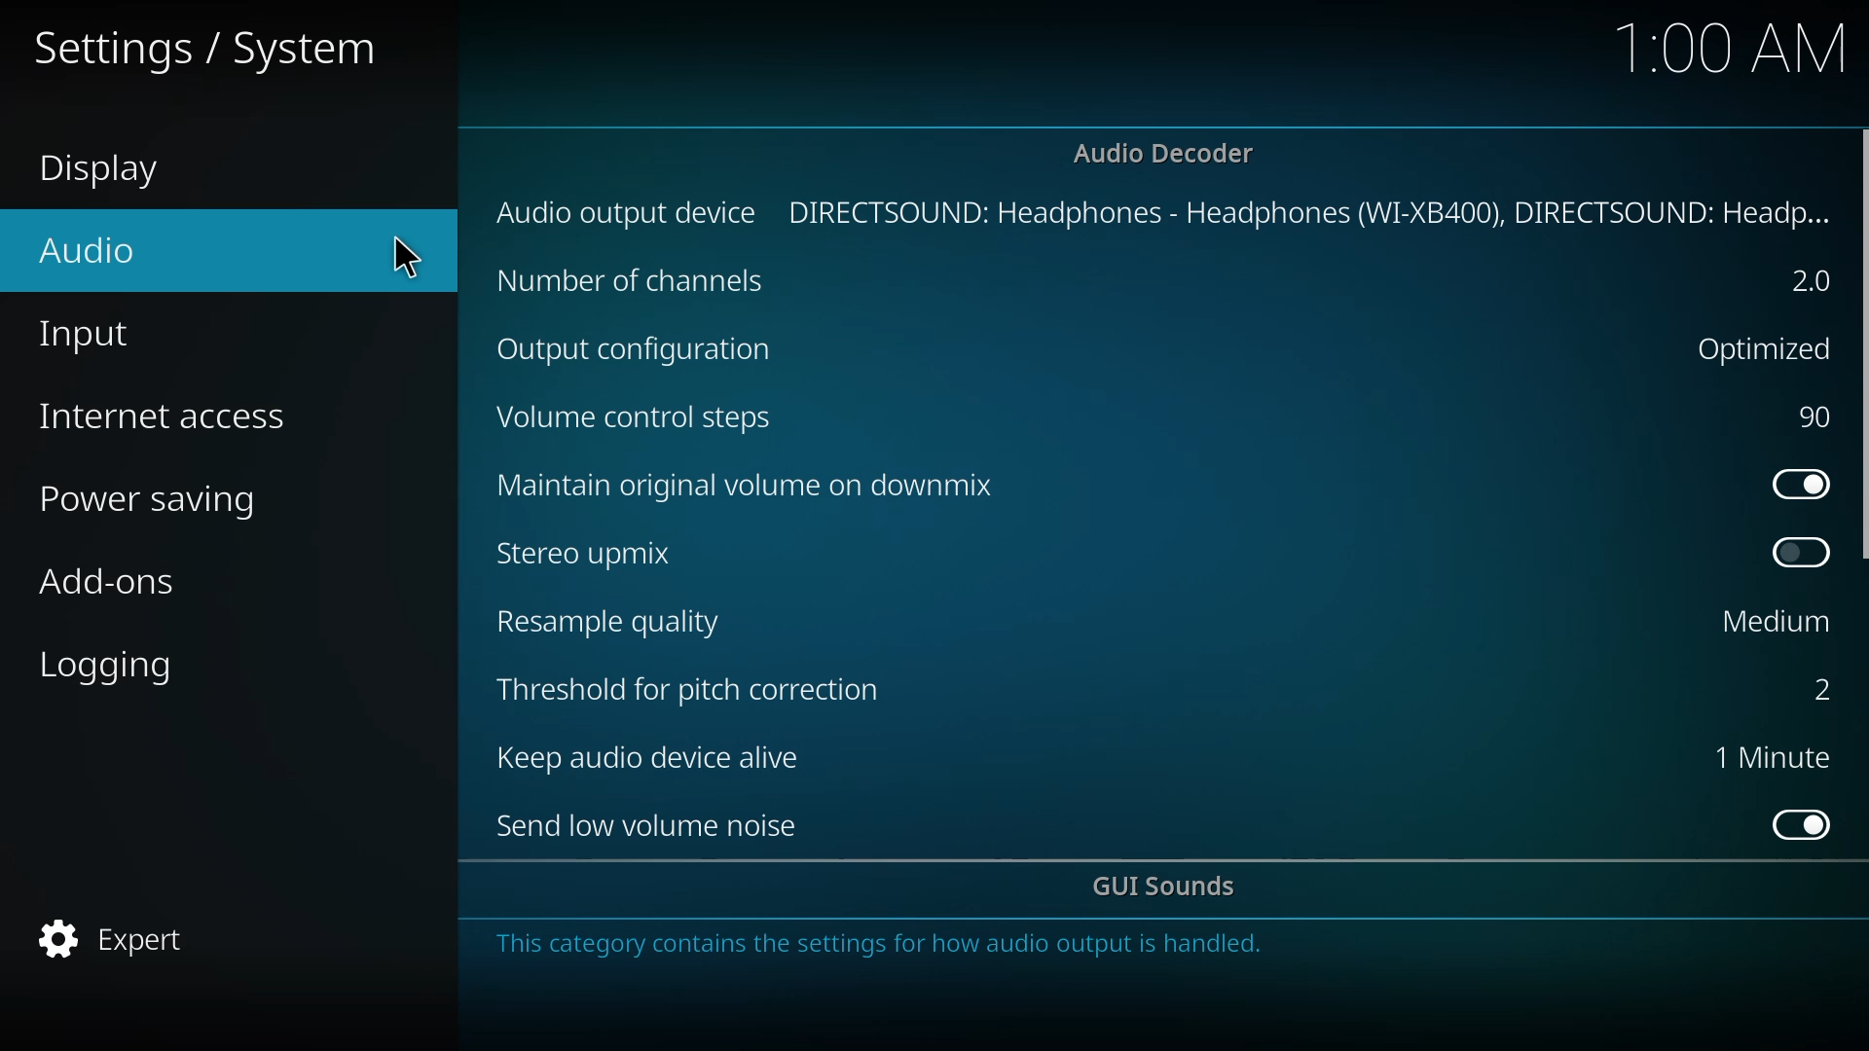 The image size is (1869, 1051). Describe the element at coordinates (1768, 348) in the screenshot. I see `optimized` at that location.